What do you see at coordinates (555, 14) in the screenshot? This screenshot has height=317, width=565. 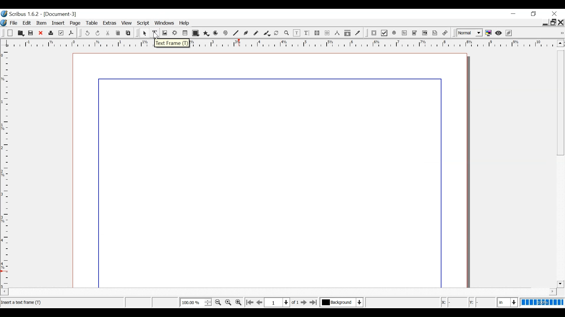 I see `Close` at bounding box center [555, 14].